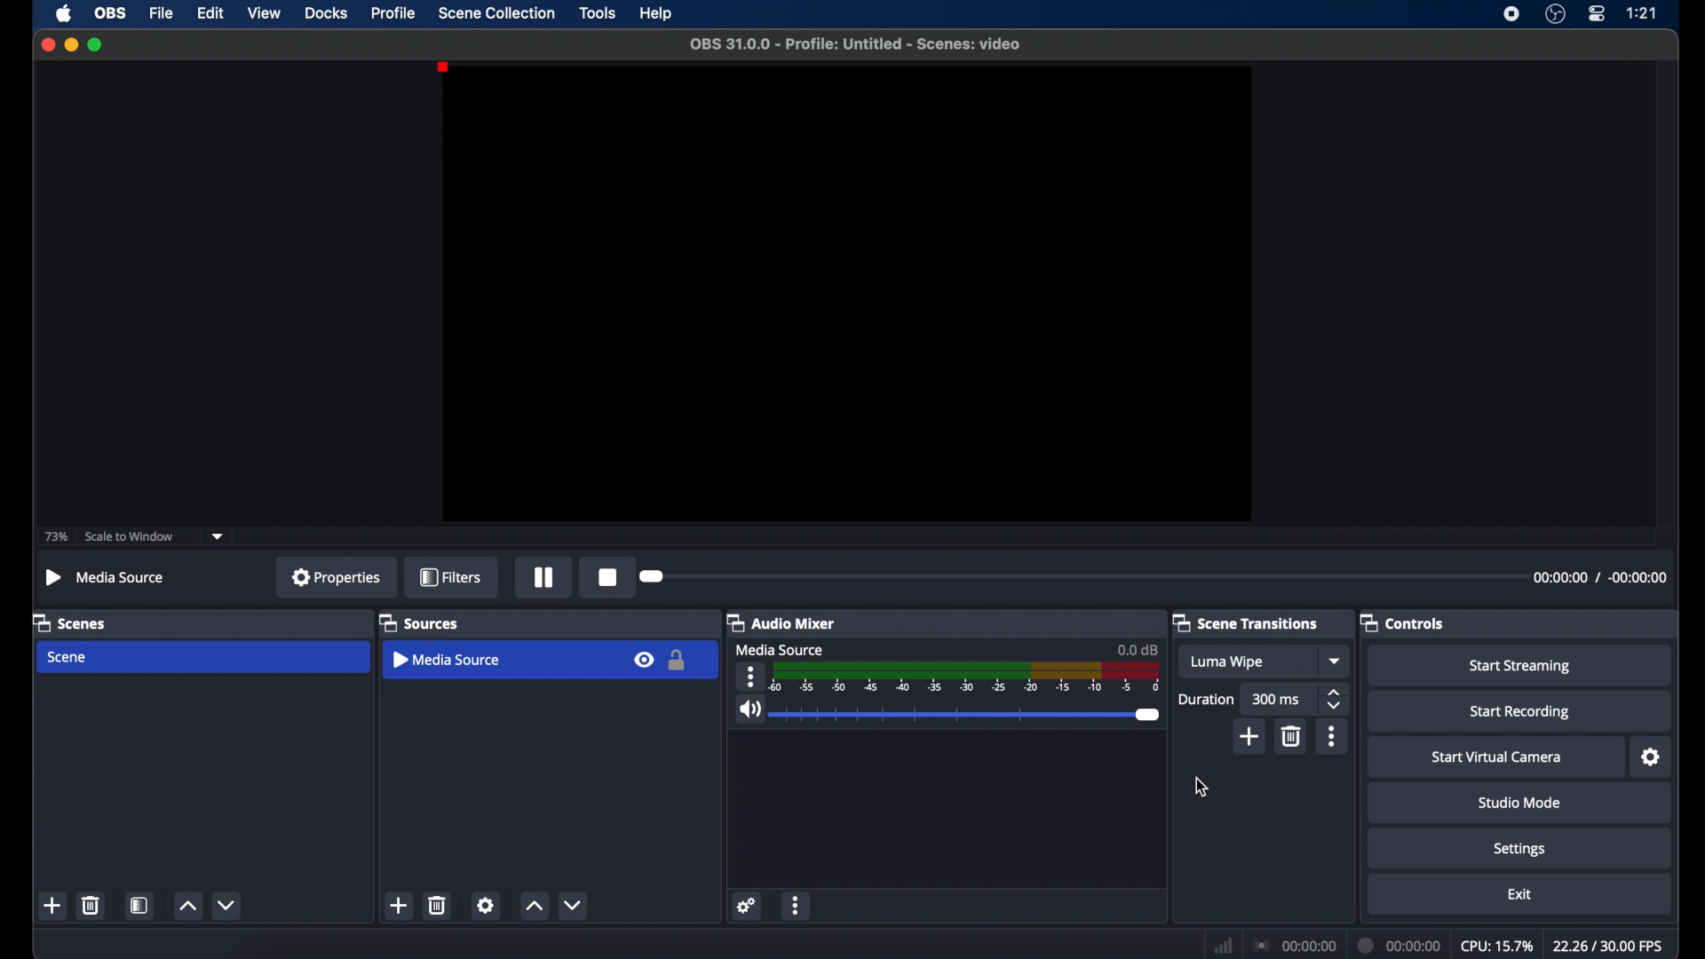 This screenshot has height=959, width=1705. What do you see at coordinates (1277, 699) in the screenshot?
I see `300 ms` at bounding box center [1277, 699].